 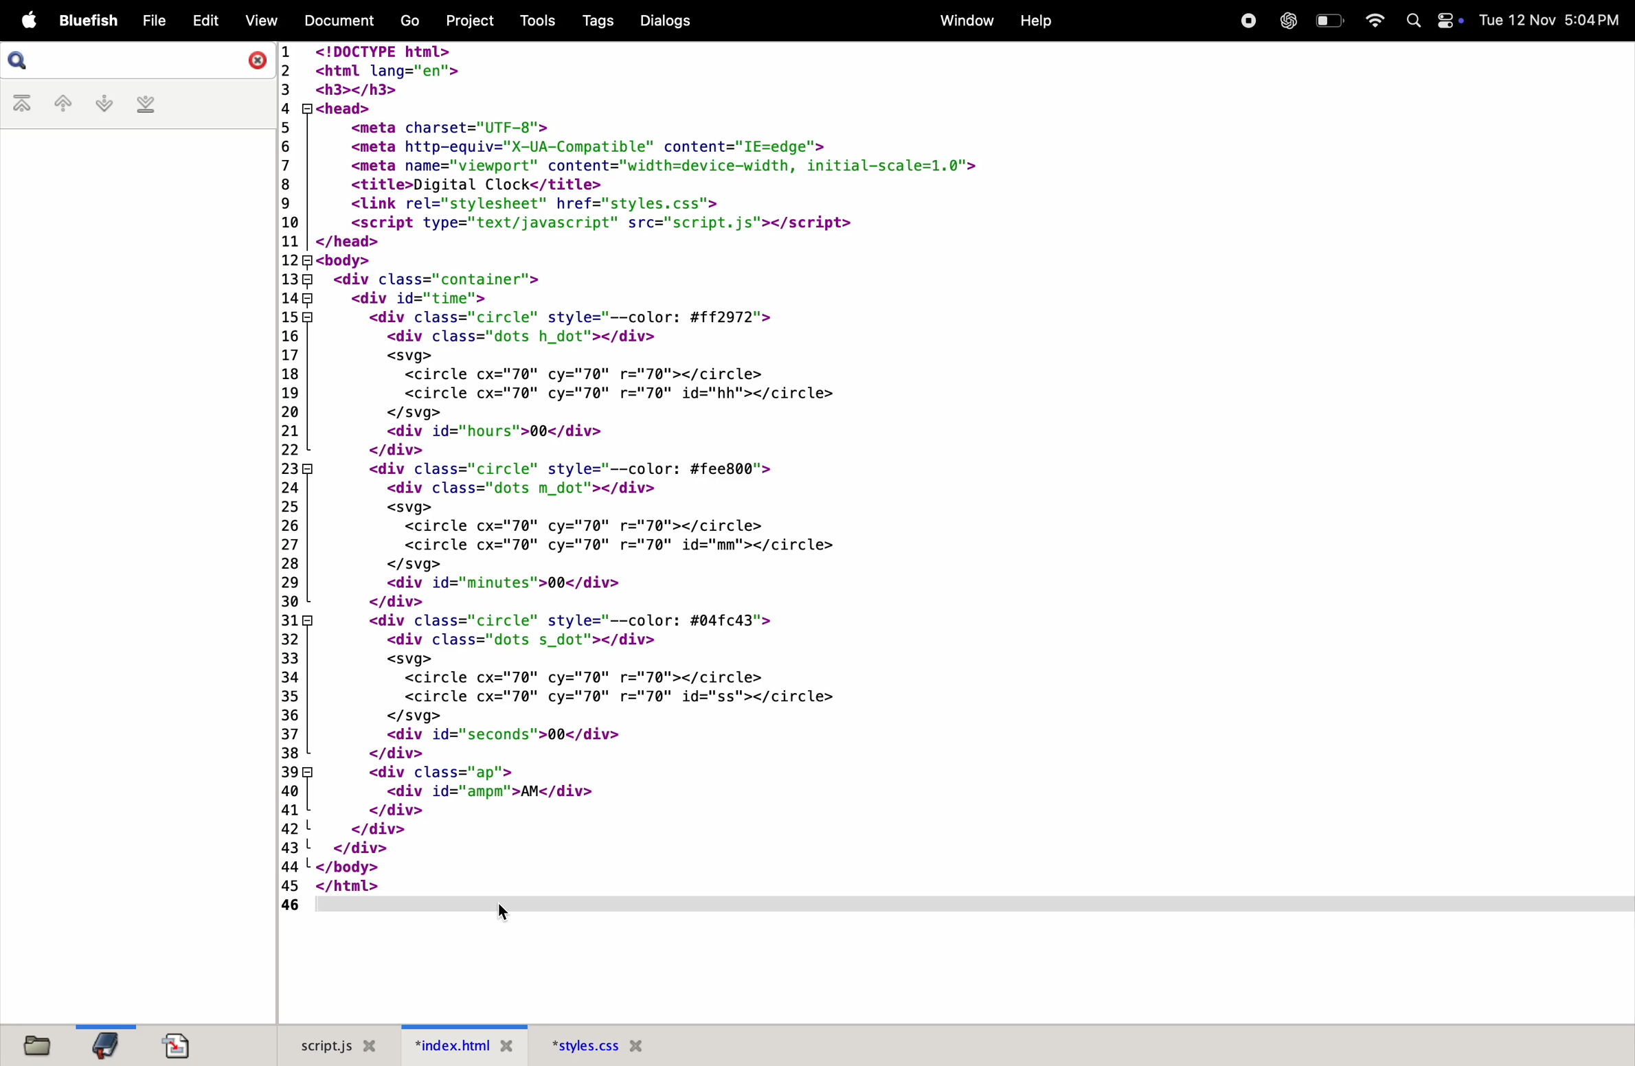 I want to click on view, so click(x=260, y=19).